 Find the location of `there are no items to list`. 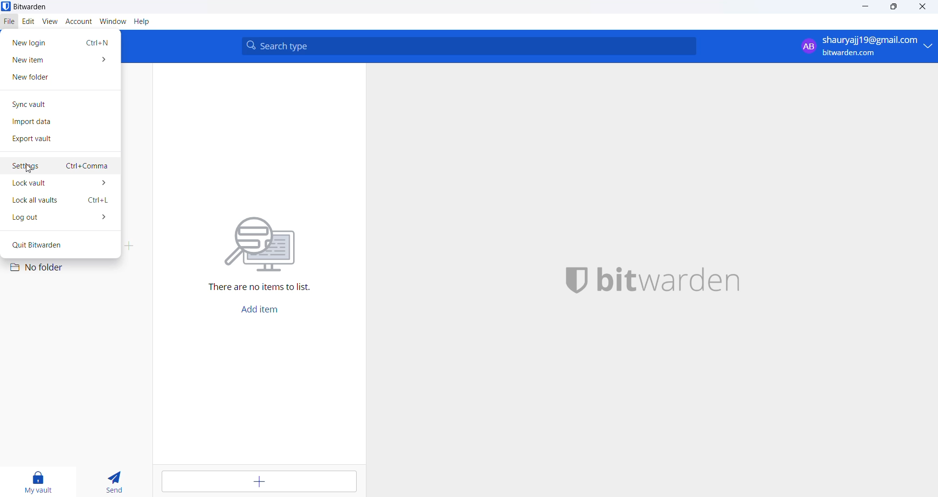

there are no items to list is located at coordinates (265, 247).